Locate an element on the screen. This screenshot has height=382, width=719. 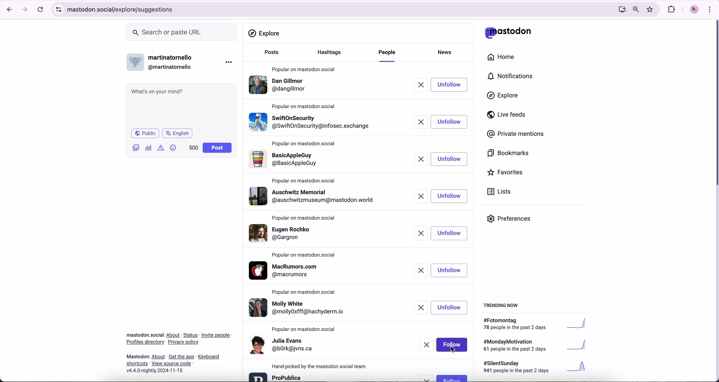
follow is located at coordinates (452, 122).